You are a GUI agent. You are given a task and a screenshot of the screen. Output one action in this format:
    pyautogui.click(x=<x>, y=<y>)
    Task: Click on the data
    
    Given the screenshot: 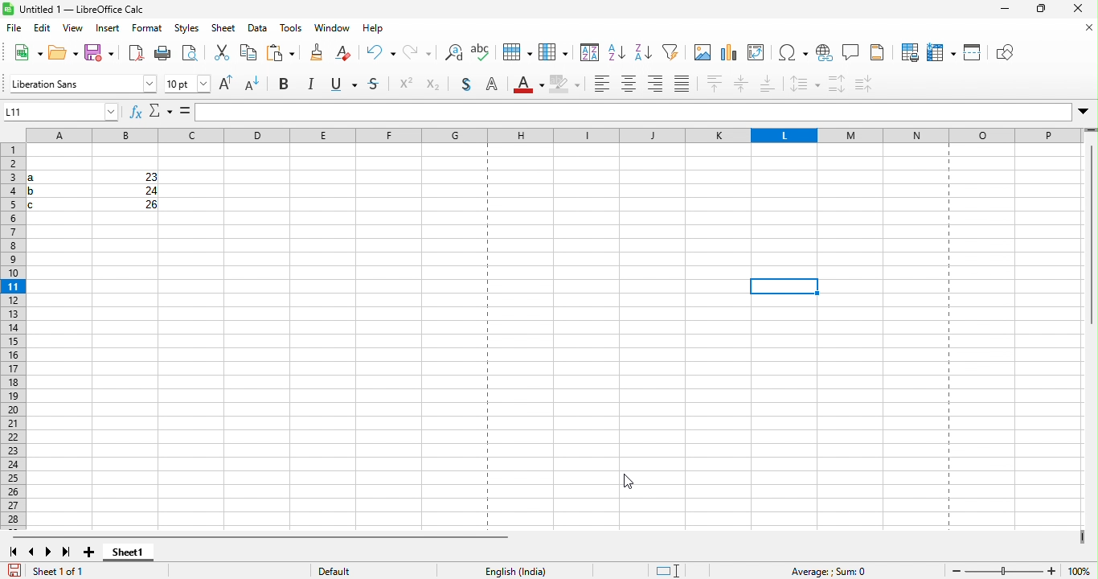 What is the action you would take?
    pyautogui.click(x=255, y=31)
    